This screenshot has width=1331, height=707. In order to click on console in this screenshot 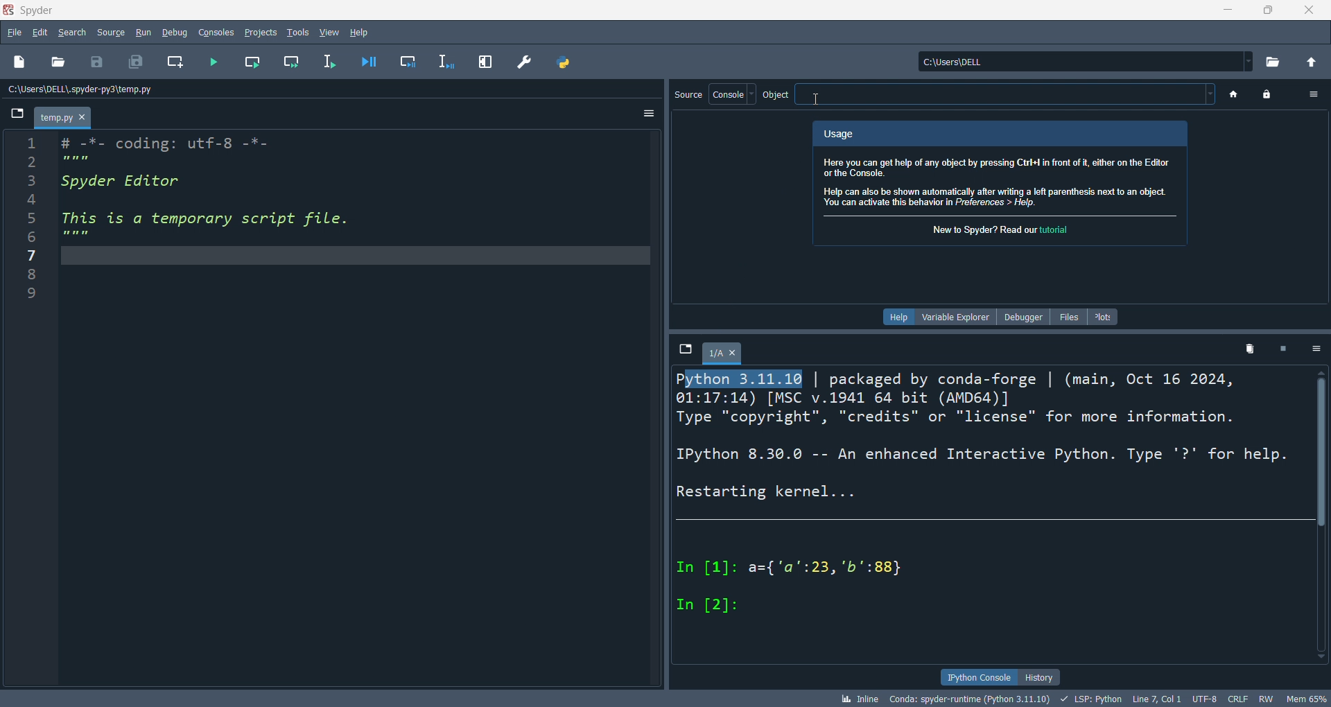, I will do `click(731, 92)`.